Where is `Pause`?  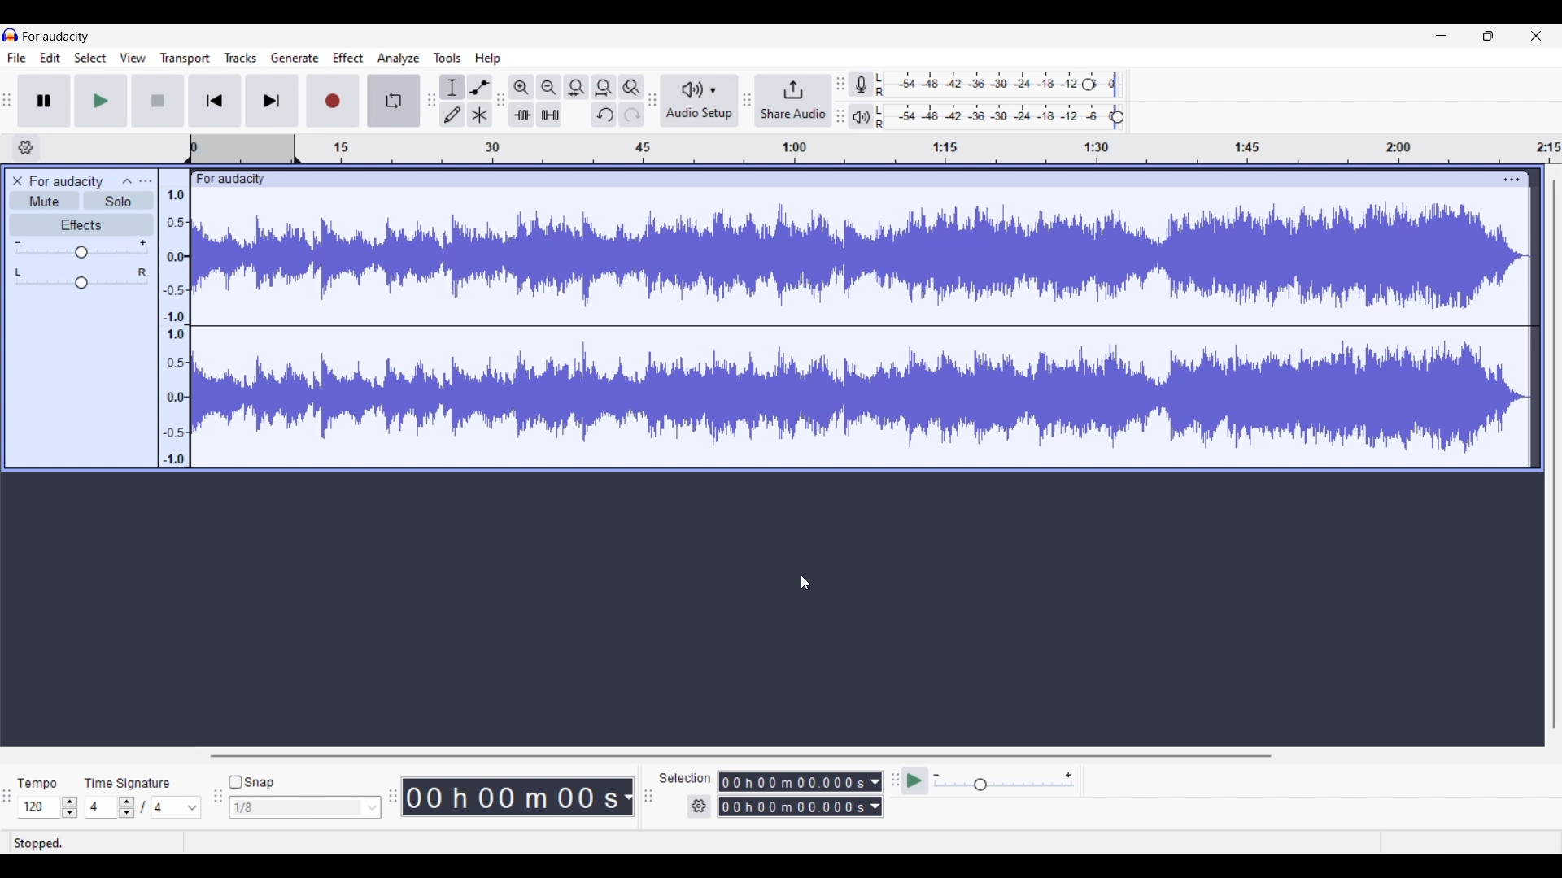
Pause is located at coordinates (48, 101).